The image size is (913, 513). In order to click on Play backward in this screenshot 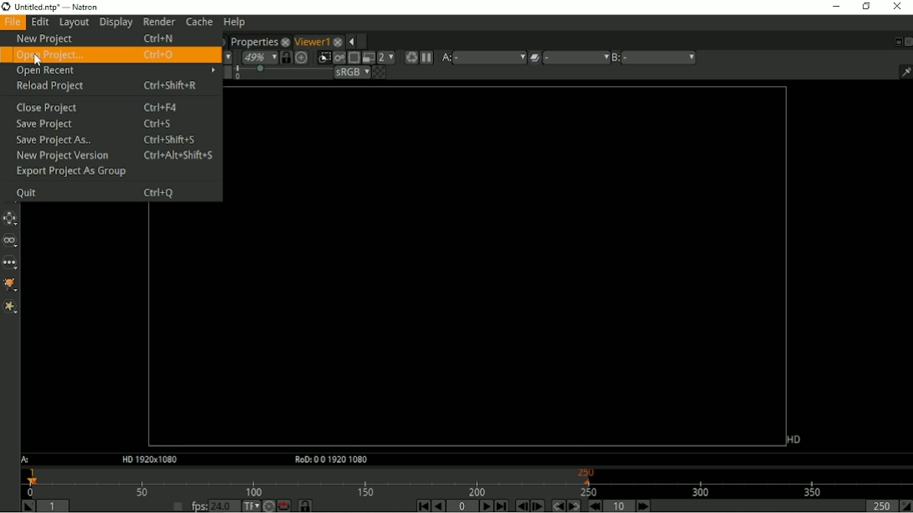, I will do `click(438, 505)`.